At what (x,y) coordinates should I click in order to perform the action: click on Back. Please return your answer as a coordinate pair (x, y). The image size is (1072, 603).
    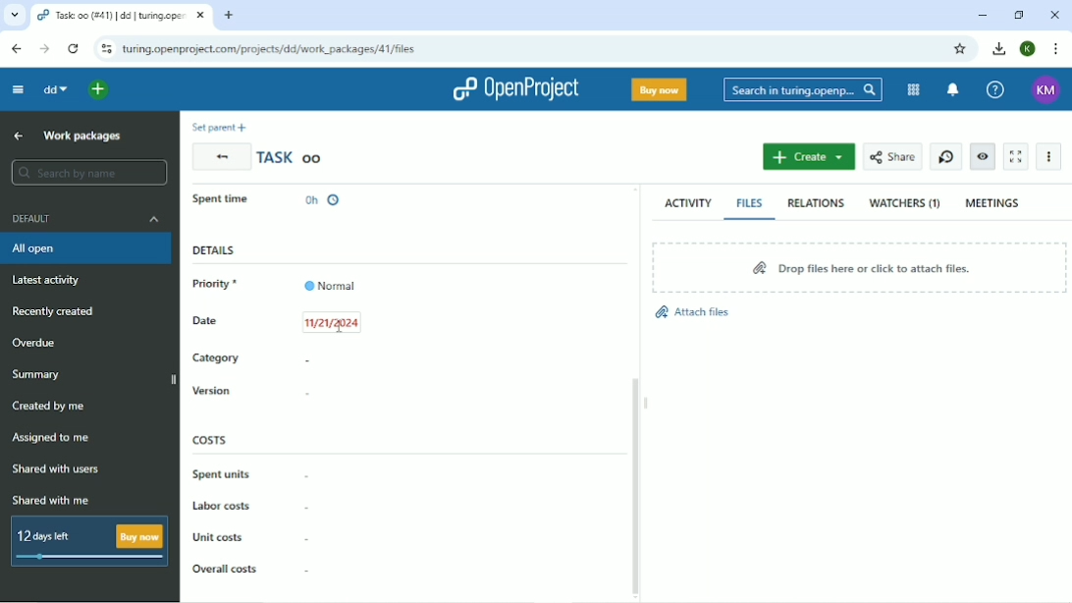
    Looking at the image, I should click on (18, 49).